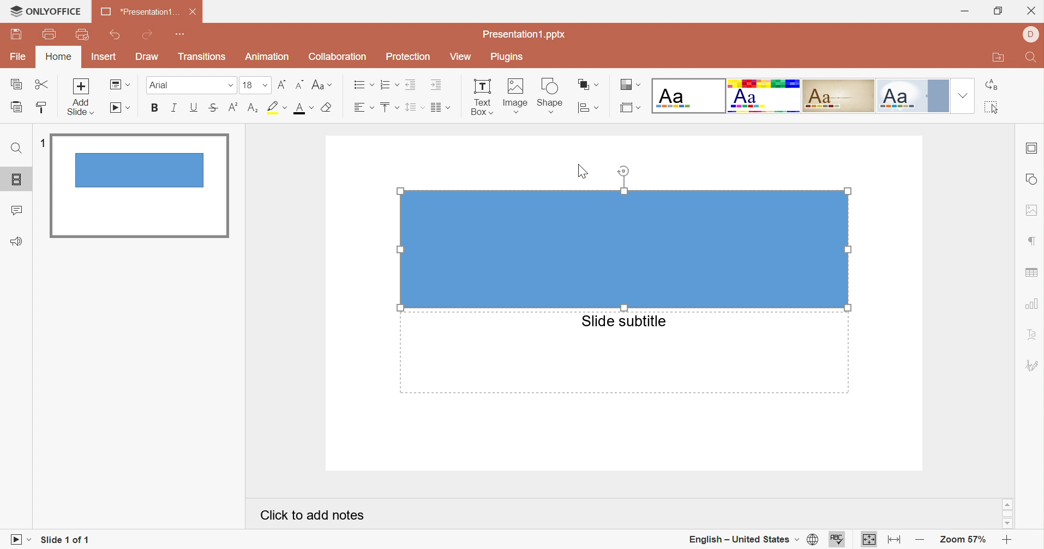 The image size is (1044, 549). What do you see at coordinates (16, 242) in the screenshot?
I see `Support & Feedback` at bounding box center [16, 242].